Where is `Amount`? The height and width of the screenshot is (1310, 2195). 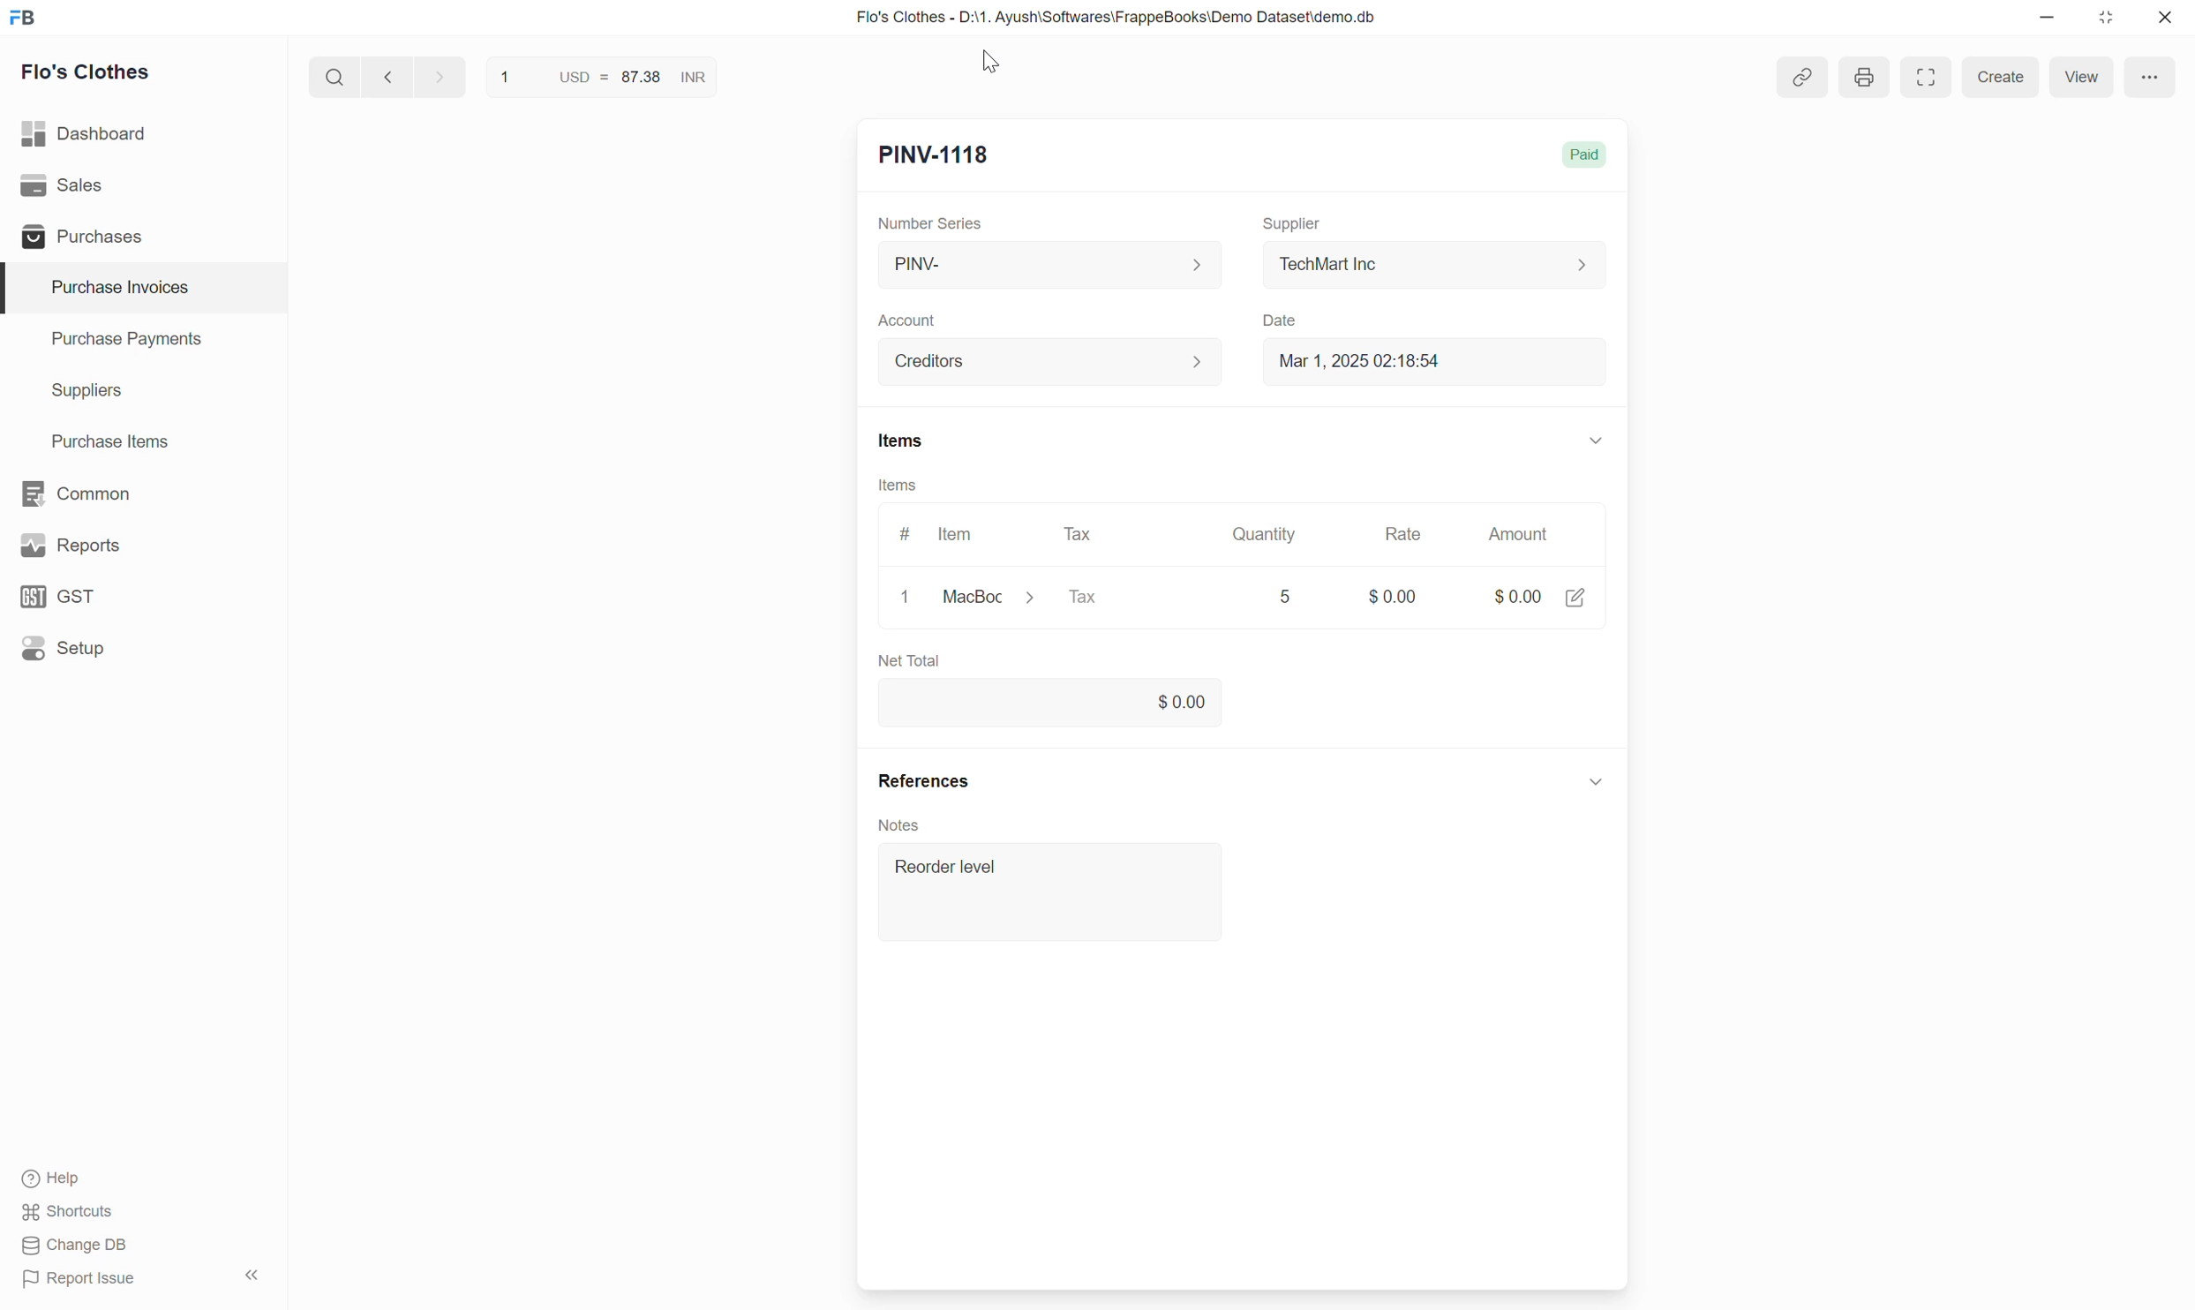 Amount is located at coordinates (1524, 534).